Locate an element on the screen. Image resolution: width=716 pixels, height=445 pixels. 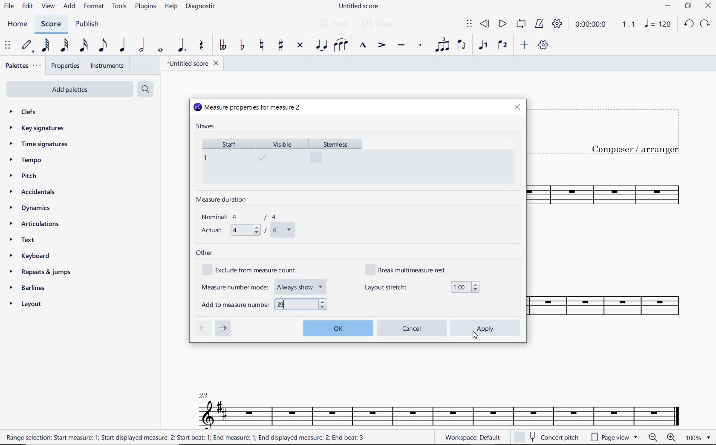
title is located at coordinates (613, 130).